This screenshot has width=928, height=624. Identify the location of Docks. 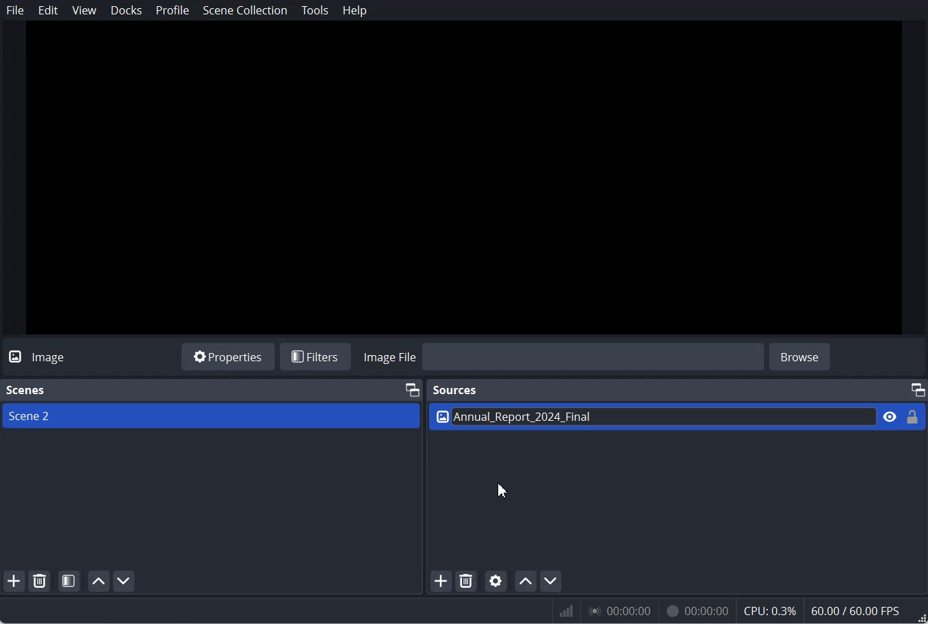
(127, 11).